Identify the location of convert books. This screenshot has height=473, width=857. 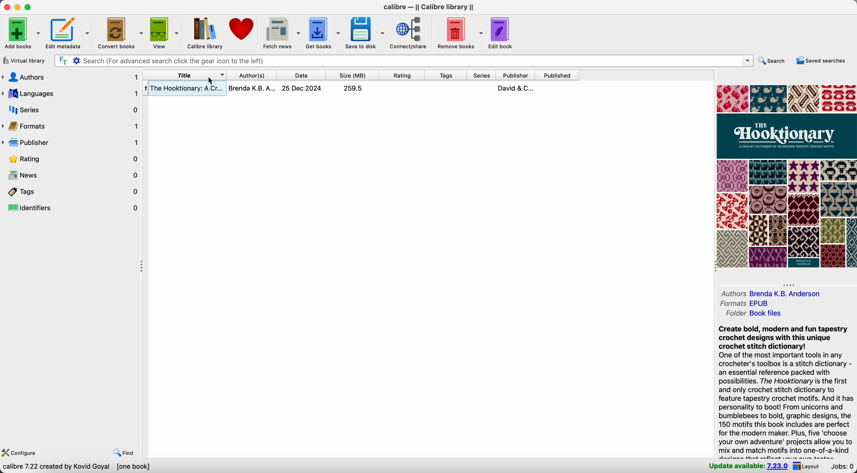
(120, 32).